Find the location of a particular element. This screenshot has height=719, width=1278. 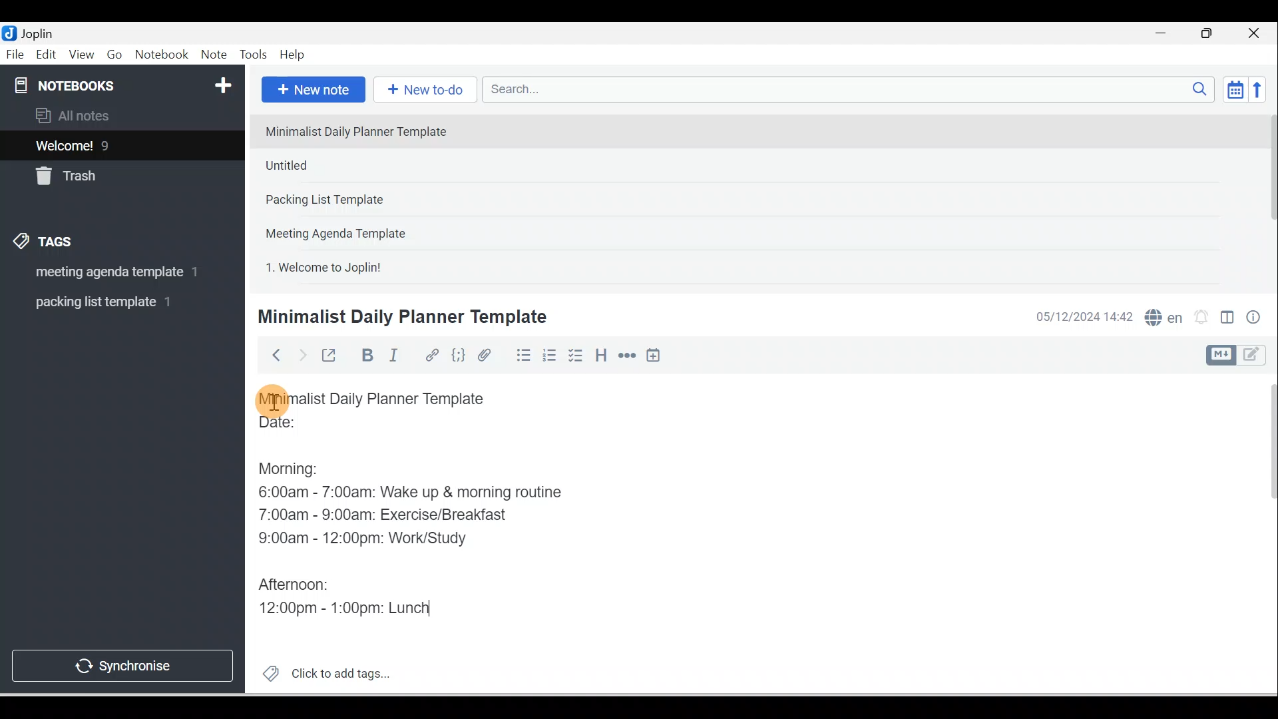

6:00am - 7:00am: Wake up & morning routine is located at coordinates (415, 492).